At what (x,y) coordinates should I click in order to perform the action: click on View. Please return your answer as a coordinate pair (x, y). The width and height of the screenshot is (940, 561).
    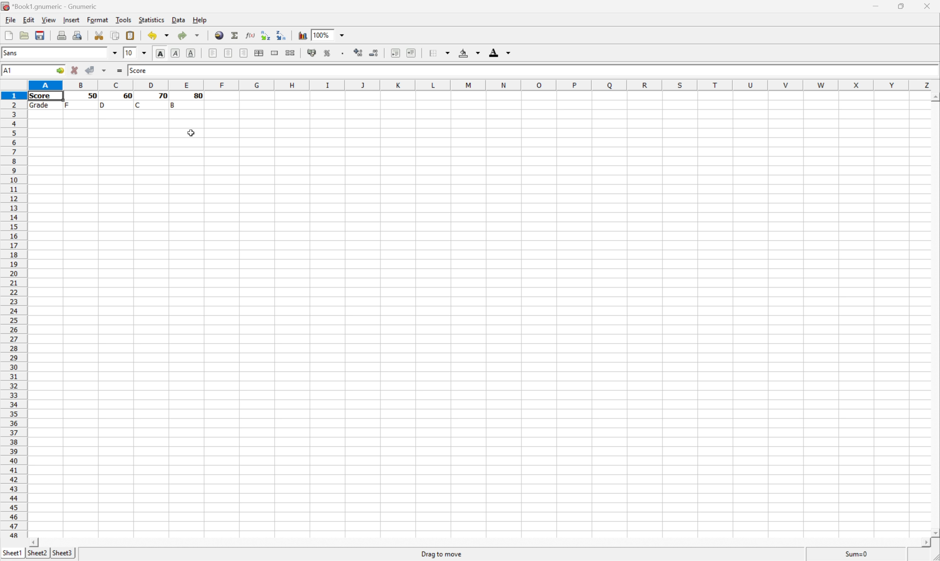
    Looking at the image, I should click on (48, 19).